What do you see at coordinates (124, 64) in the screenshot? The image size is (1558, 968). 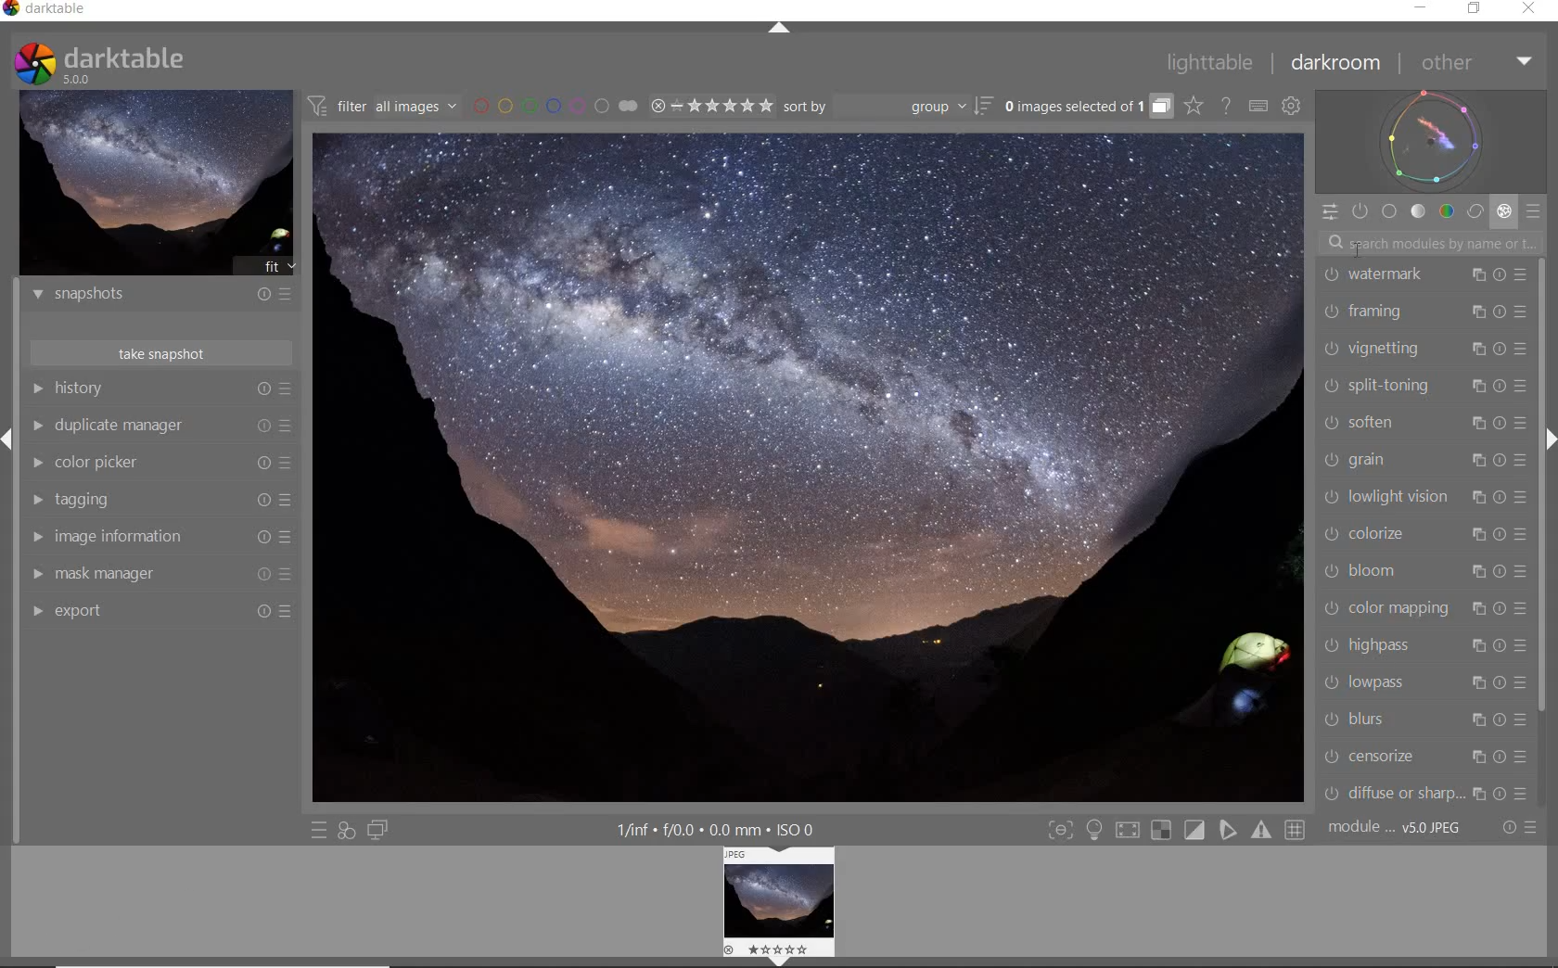 I see `darktable 5.0.0` at bounding box center [124, 64].